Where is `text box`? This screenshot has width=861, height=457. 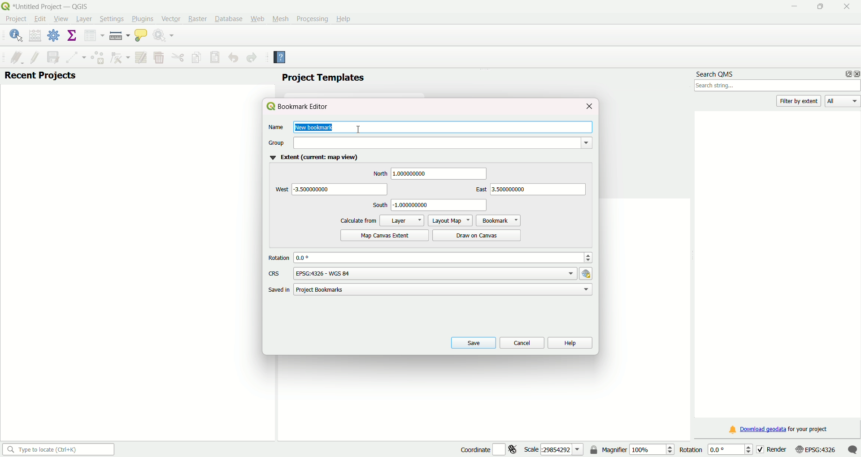 text box is located at coordinates (441, 205).